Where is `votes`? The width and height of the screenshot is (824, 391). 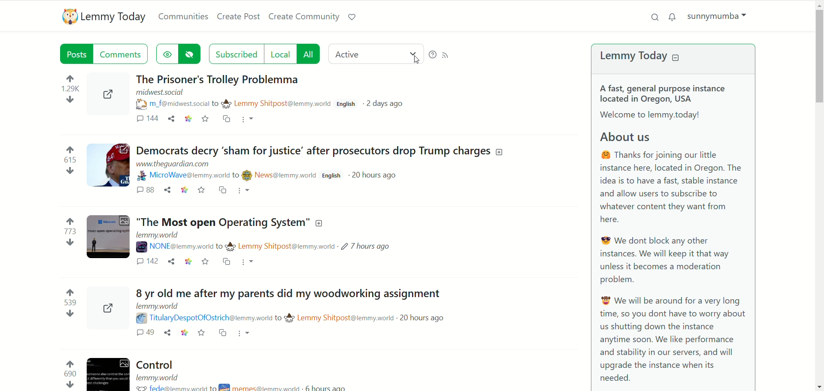
votes is located at coordinates (69, 161).